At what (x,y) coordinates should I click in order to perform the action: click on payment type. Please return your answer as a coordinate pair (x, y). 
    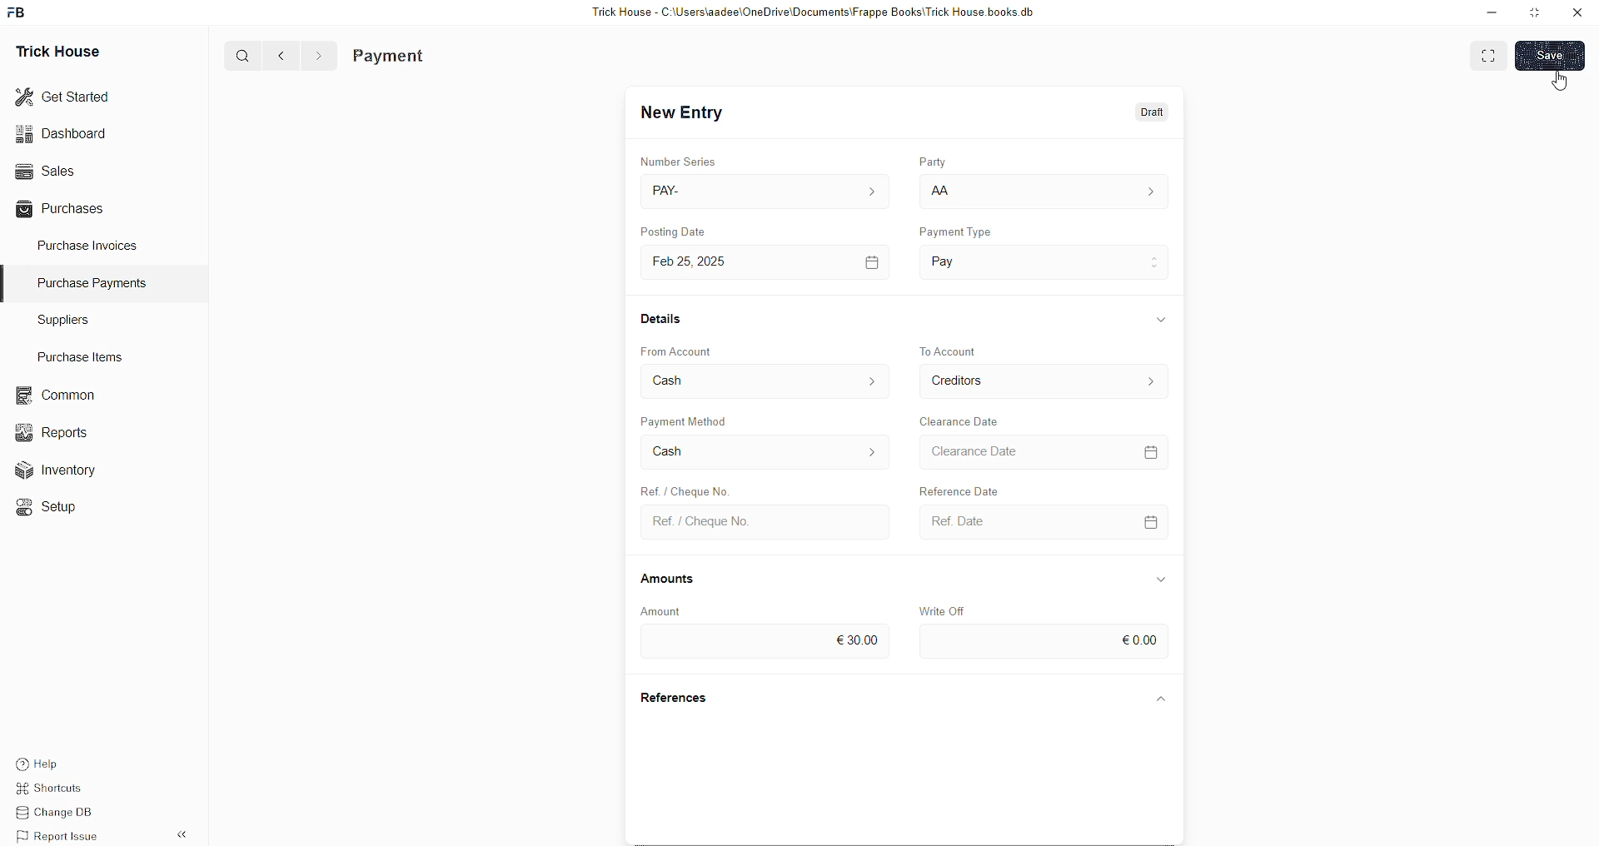
    Looking at the image, I should click on (961, 233).